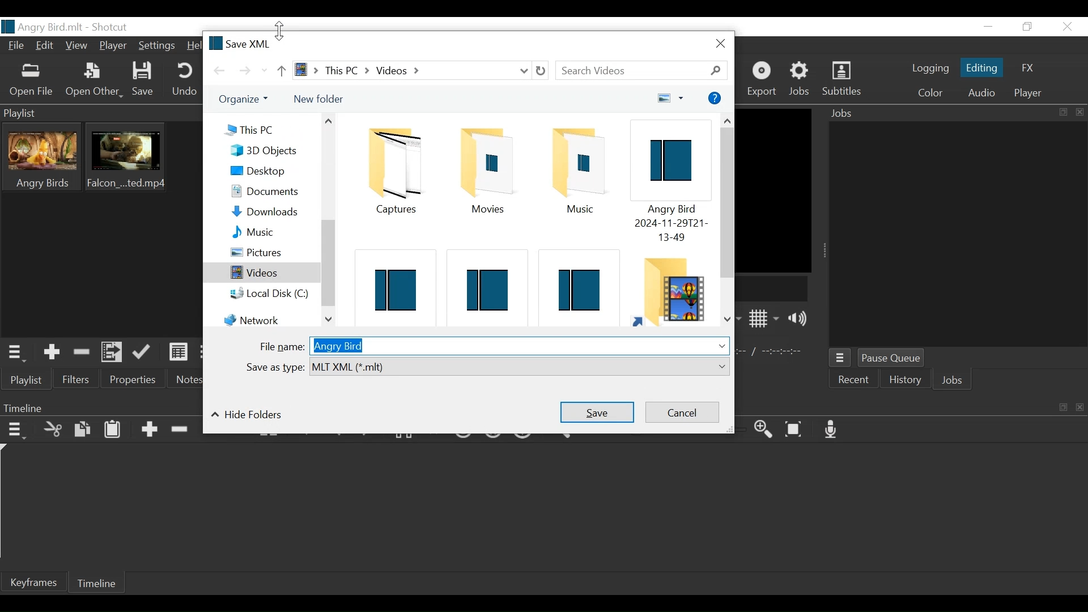 This screenshot has width=1088, height=612. I want to click on Notes, so click(184, 380).